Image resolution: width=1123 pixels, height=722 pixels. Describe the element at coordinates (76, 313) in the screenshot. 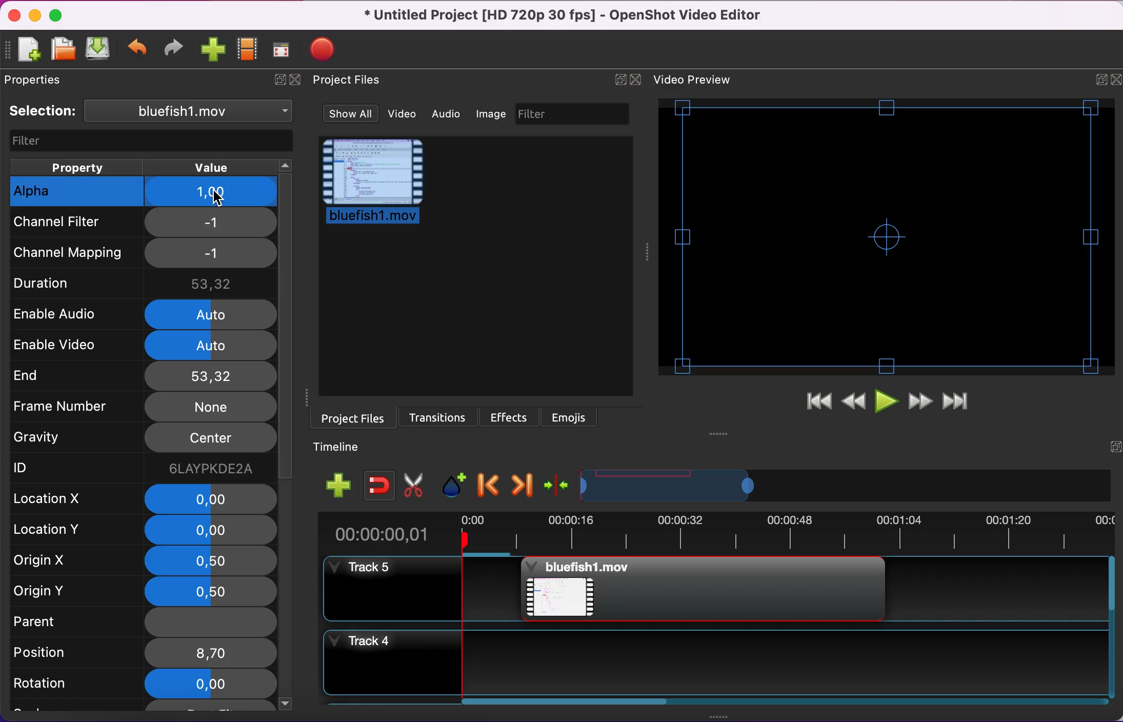

I see `enable audio` at that location.